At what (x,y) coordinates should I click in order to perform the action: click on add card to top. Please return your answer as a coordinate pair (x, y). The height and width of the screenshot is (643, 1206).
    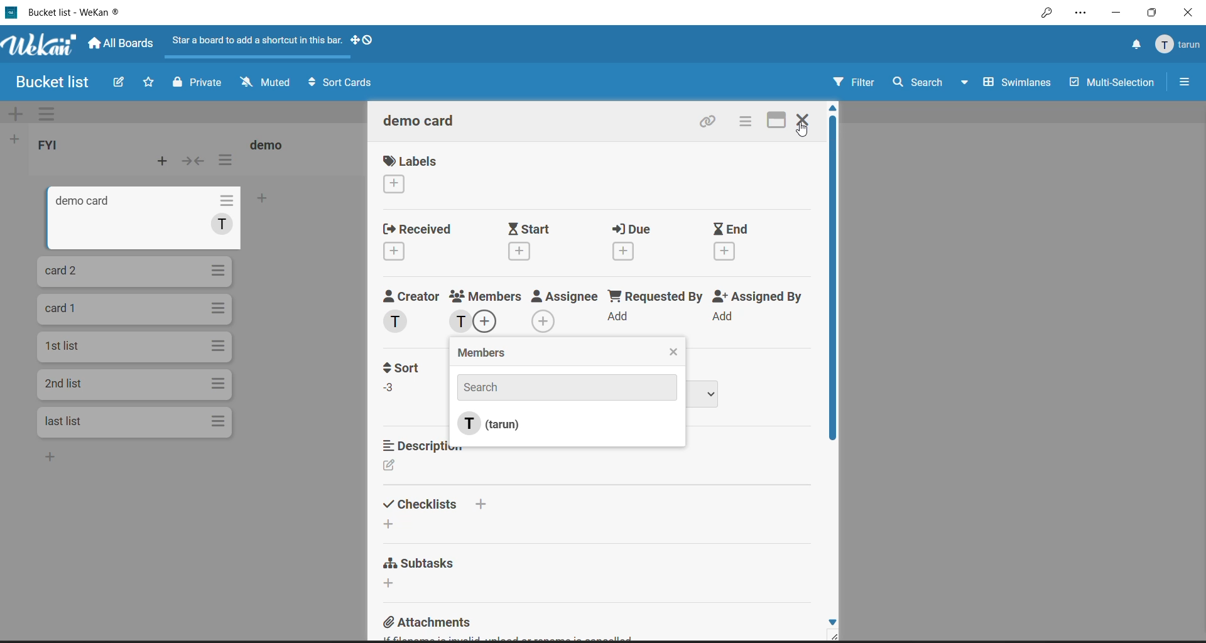
    Looking at the image, I should click on (160, 161).